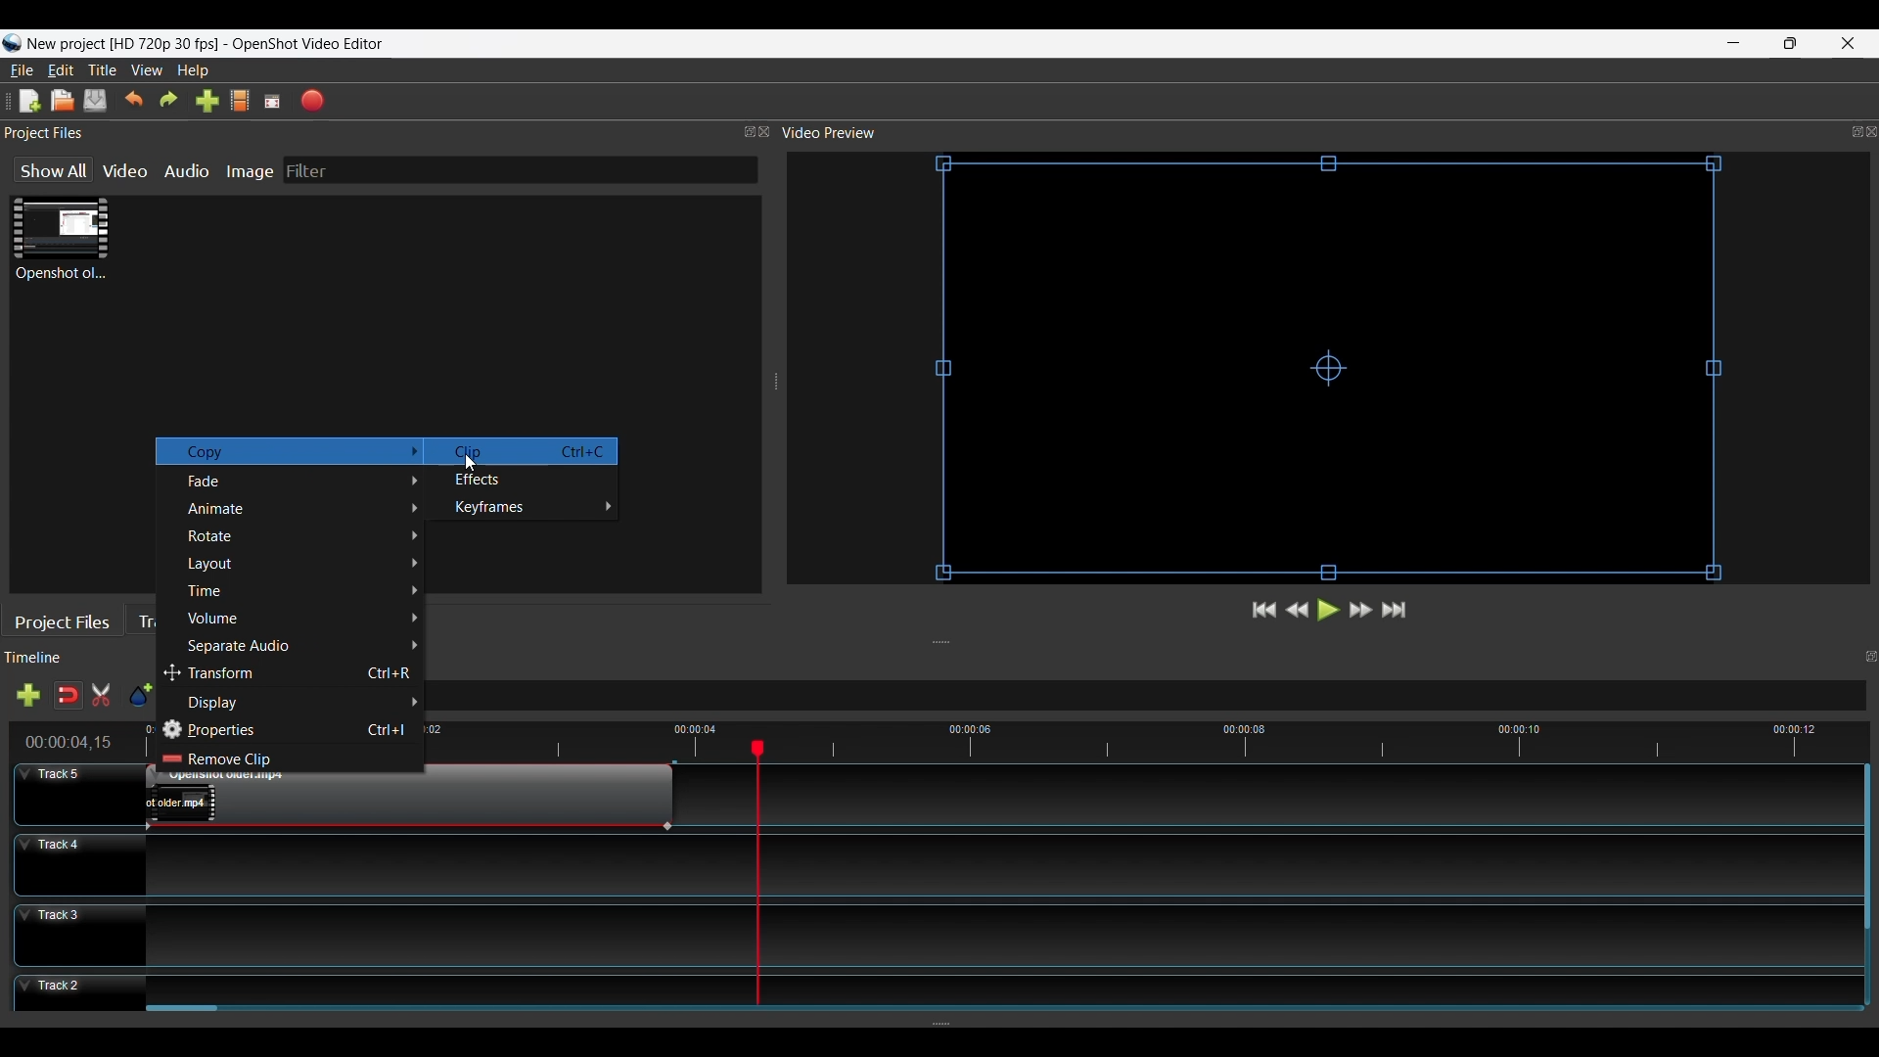  What do you see at coordinates (520, 170) in the screenshot?
I see `Filter` at bounding box center [520, 170].